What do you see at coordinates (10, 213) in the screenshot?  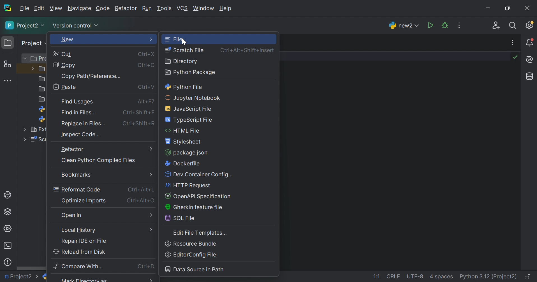 I see `Python Packages` at bounding box center [10, 213].